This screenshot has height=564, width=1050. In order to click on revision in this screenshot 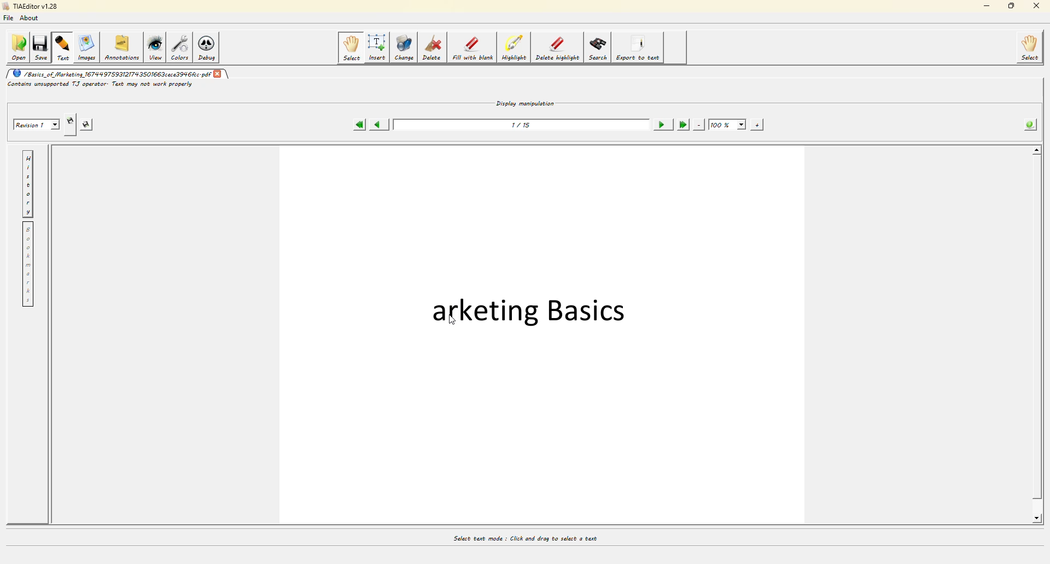, I will do `click(34, 124)`.